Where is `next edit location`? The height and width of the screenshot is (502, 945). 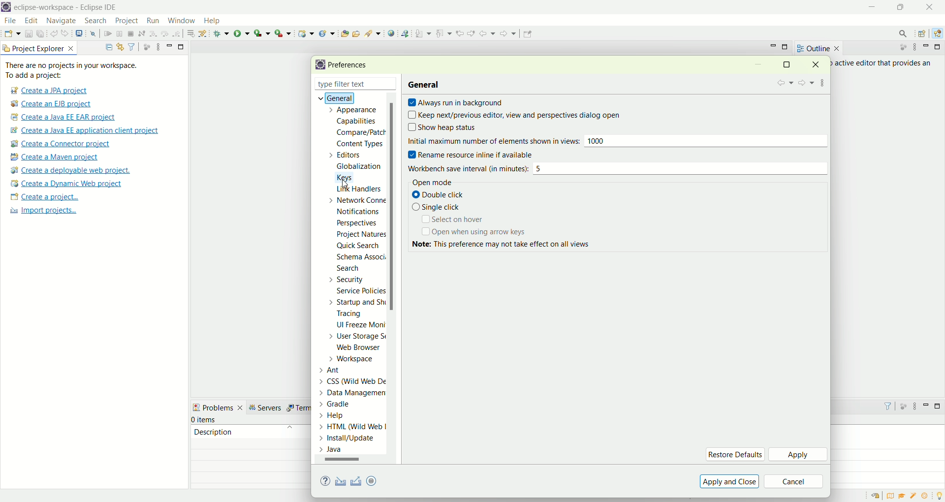 next edit location is located at coordinates (472, 32).